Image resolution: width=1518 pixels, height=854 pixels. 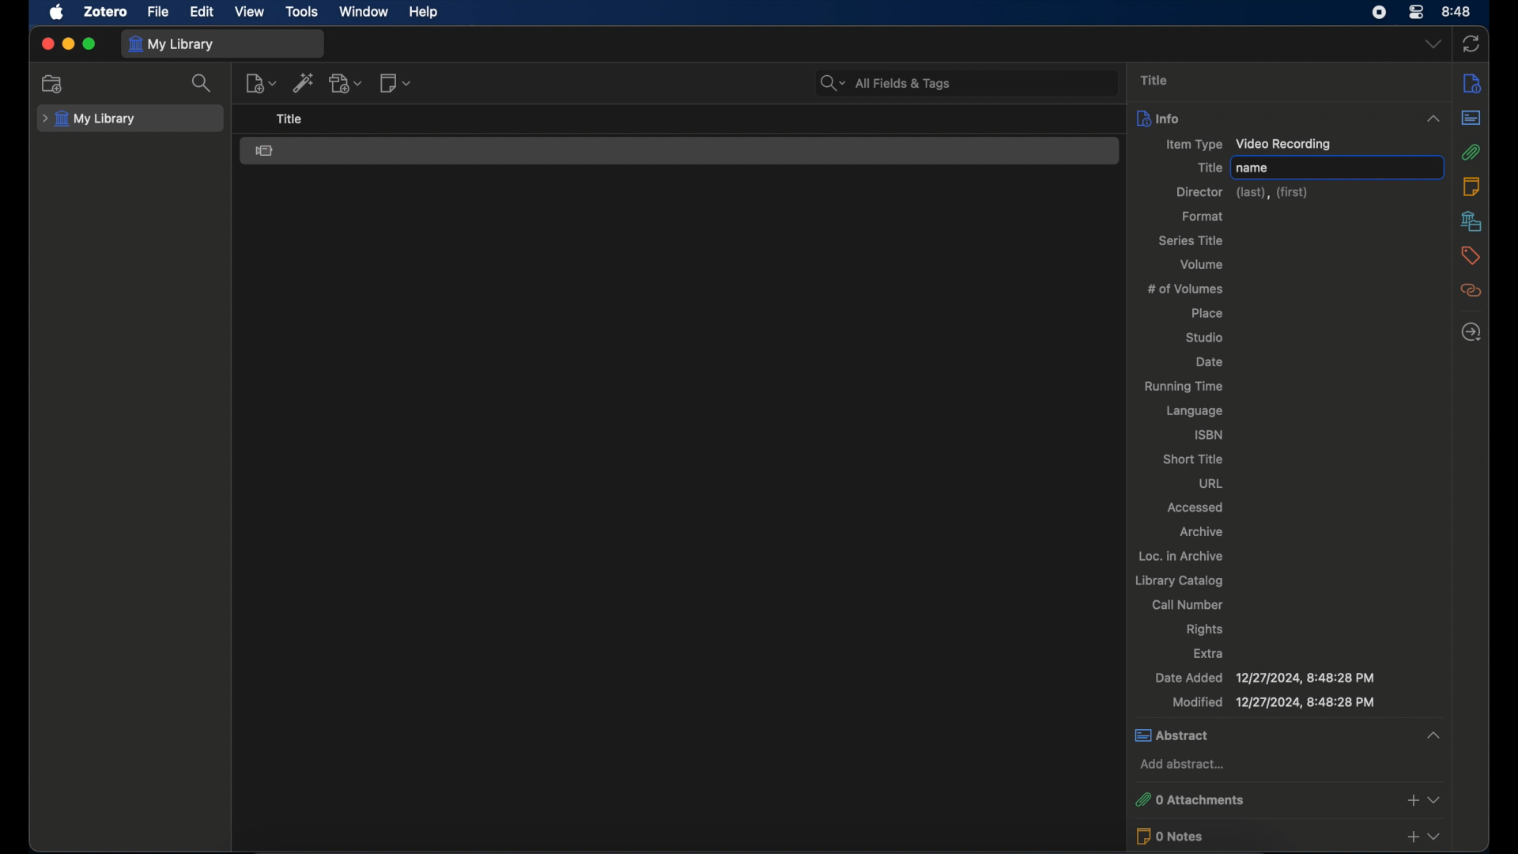 What do you see at coordinates (1434, 837) in the screenshot?
I see `dropdown` at bounding box center [1434, 837].